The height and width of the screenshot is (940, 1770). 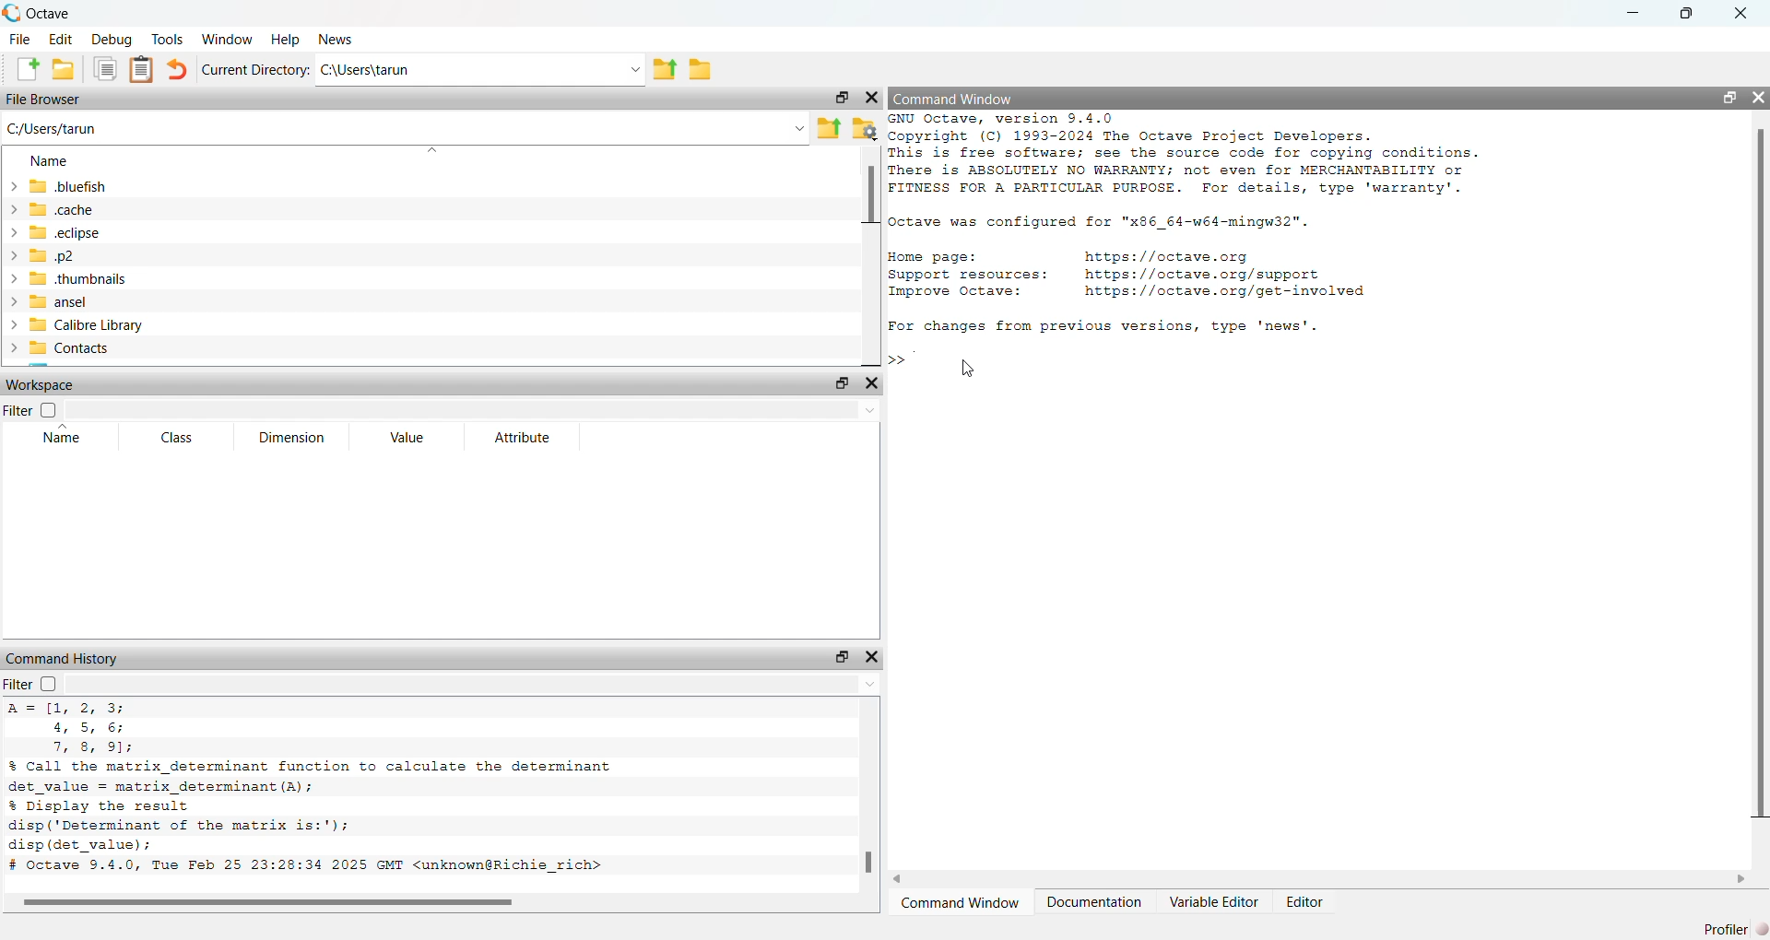 I want to click on maximize, so click(x=839, y=385).